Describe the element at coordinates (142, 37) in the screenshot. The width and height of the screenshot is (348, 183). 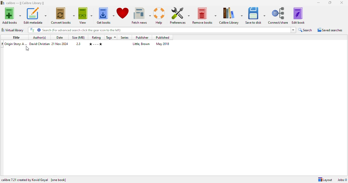
I see `publisher` at that location.